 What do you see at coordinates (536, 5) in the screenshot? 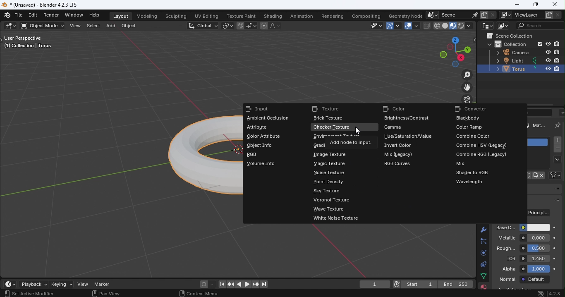
I see `Maximize` at bounding box center [536, 5].